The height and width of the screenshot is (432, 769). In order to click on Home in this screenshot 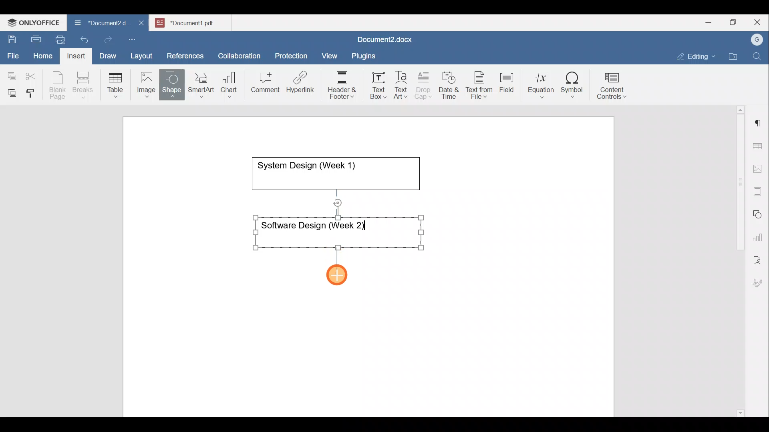, I will do `click(43, 55)`.